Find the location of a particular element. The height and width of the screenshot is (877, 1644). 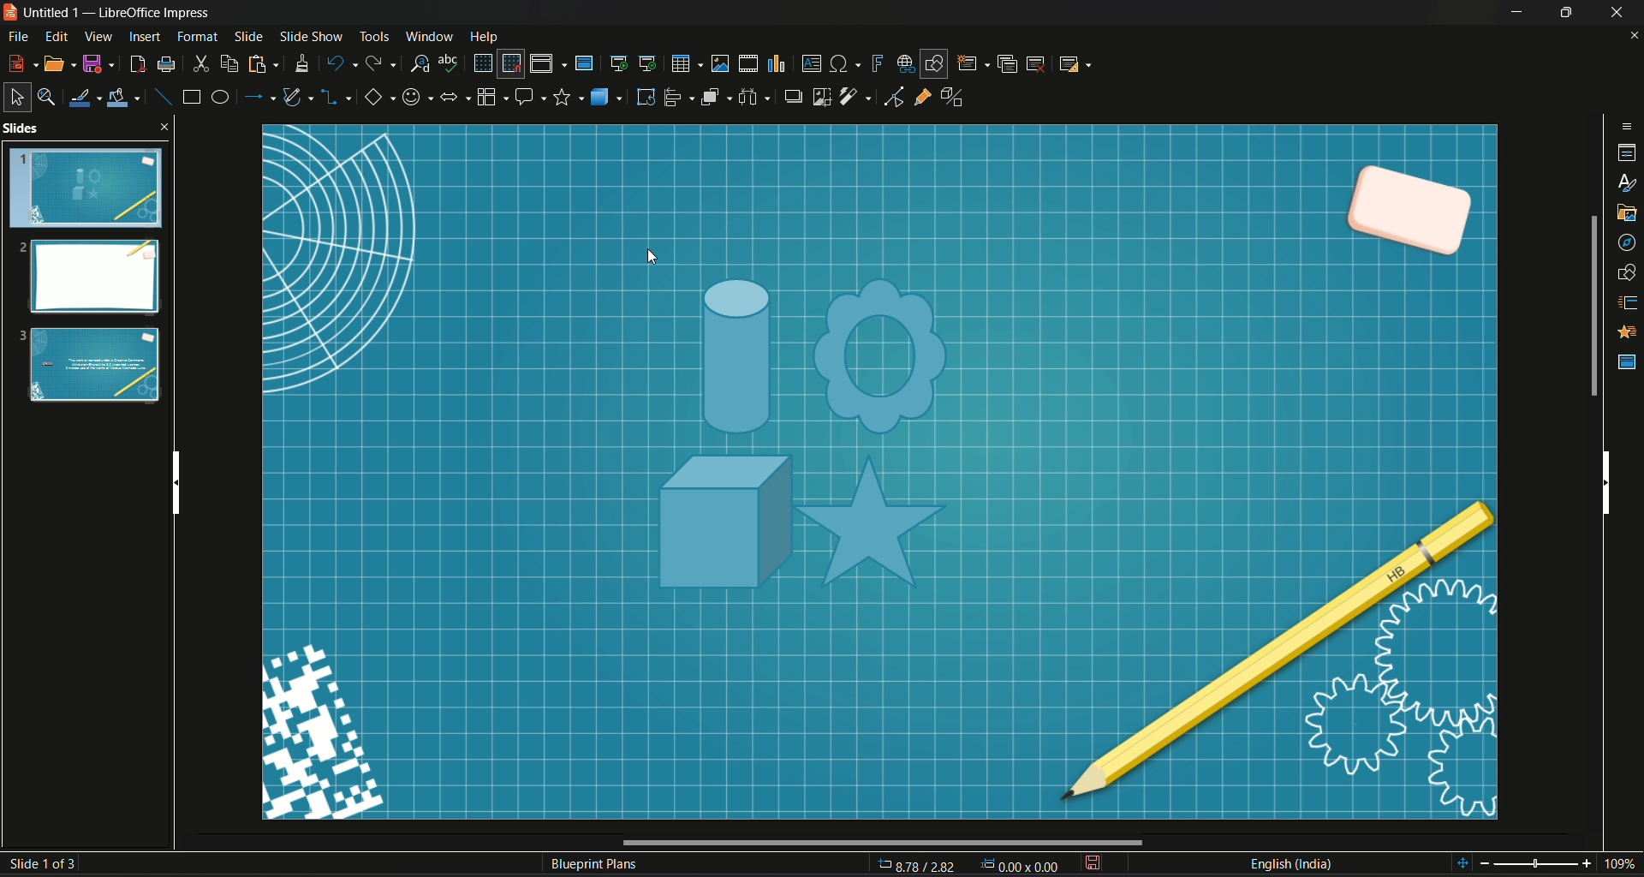

Animation is located at coordinates (1629, 332).